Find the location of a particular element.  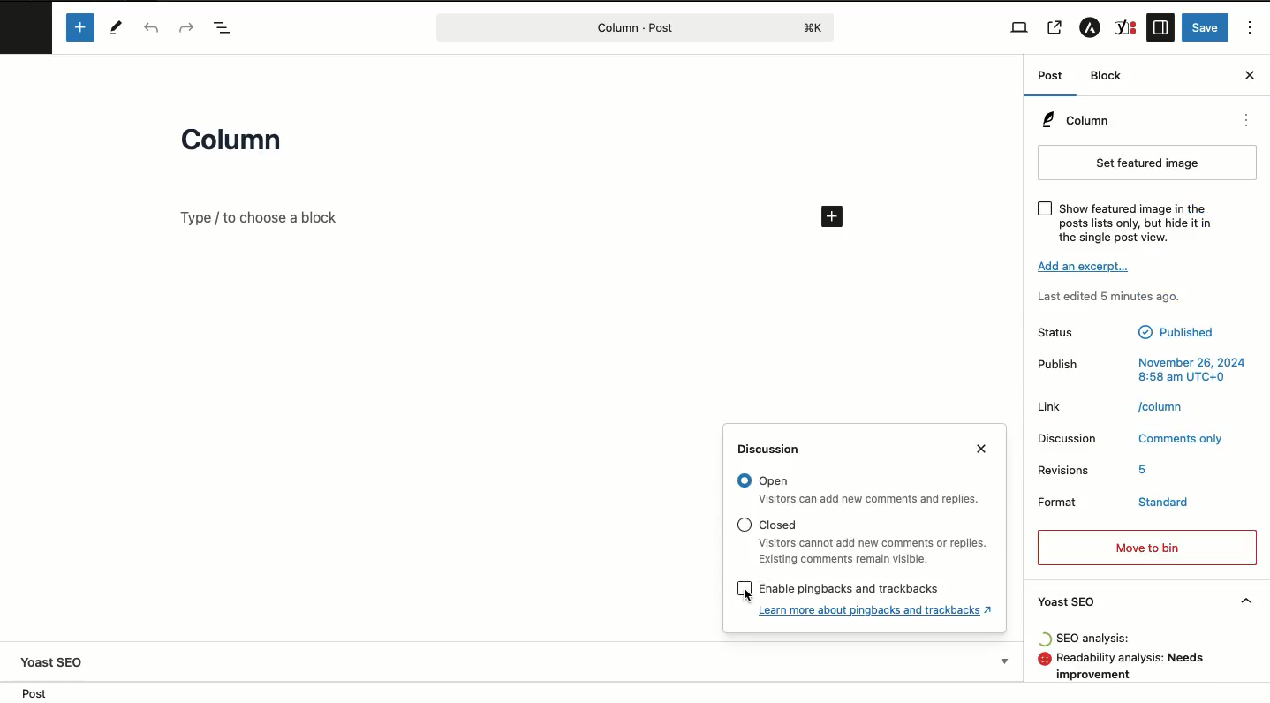

text is located at coordinates (1175, 331).